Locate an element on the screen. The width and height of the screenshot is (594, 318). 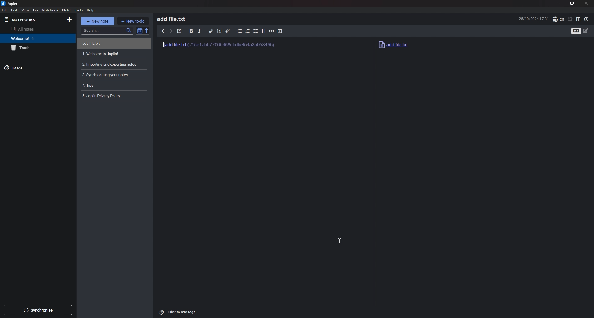
toggle editors is located at coordinates (576, 31).